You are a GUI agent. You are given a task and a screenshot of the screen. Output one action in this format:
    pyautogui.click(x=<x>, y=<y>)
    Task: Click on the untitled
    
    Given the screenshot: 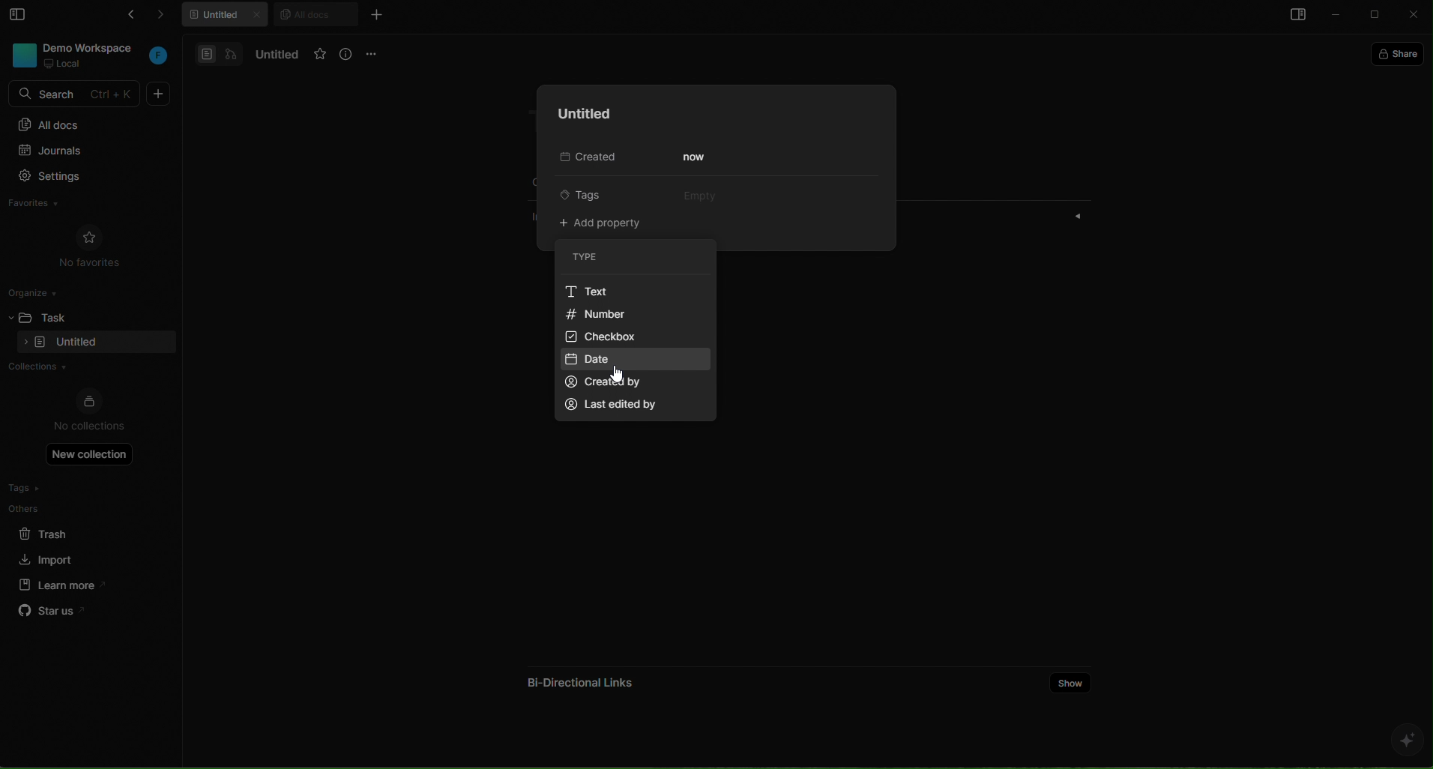 What is the action you would take?
    pyautogui.click(x=228, y=16)
    